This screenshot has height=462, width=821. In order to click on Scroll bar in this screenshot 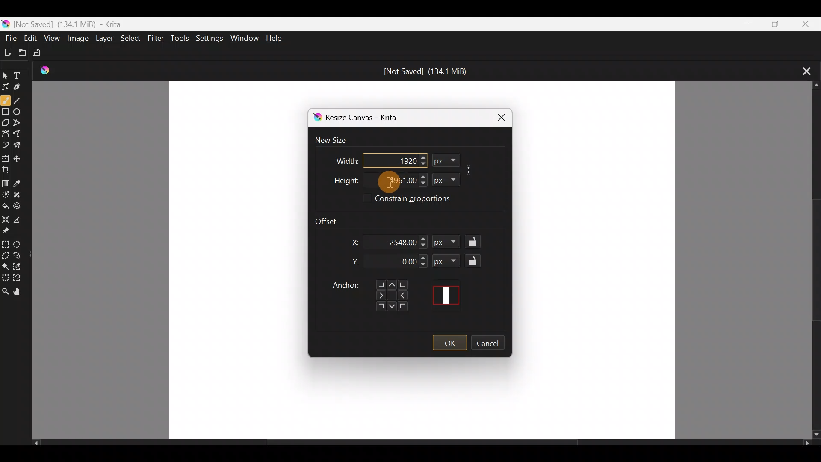, I will do `click(812, 261)`.